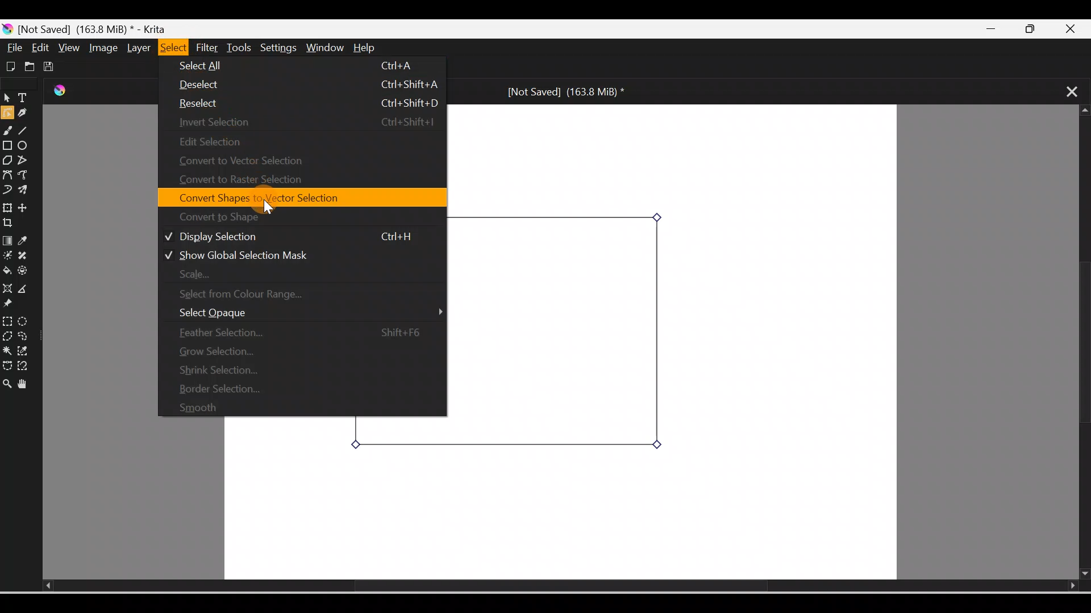  I want to click on Convert to shape, so click(286, 216).